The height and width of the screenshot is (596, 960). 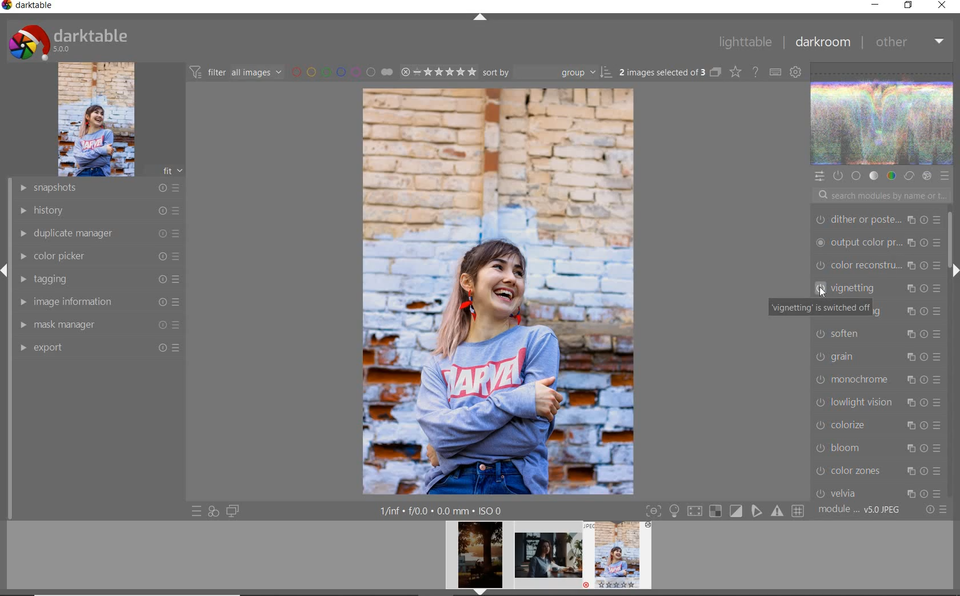 What do you see at coordinates (197, 512) in the screenshot?
I see `quick access to preset` at bounding box center [197, 512].